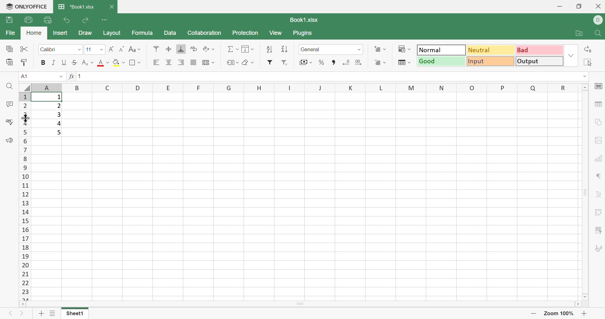 Image resolution: width=605 pixels, height=319 pixels. What do you see at coordinates (333, 63) in the screenshot?
I see `Comma style` at bounding box center [333, 63].